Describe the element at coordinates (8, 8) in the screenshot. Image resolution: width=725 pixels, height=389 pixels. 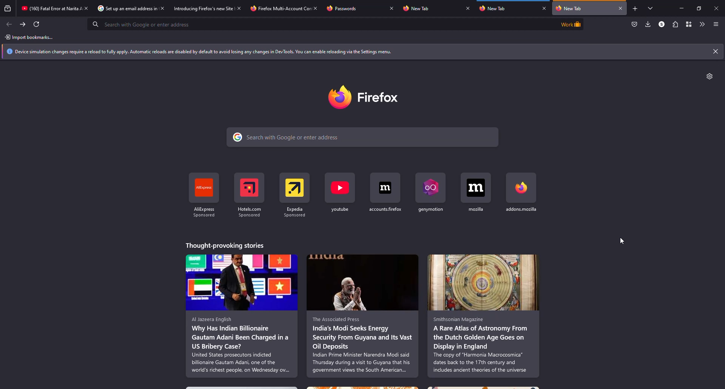
I see `view recent` at that location.